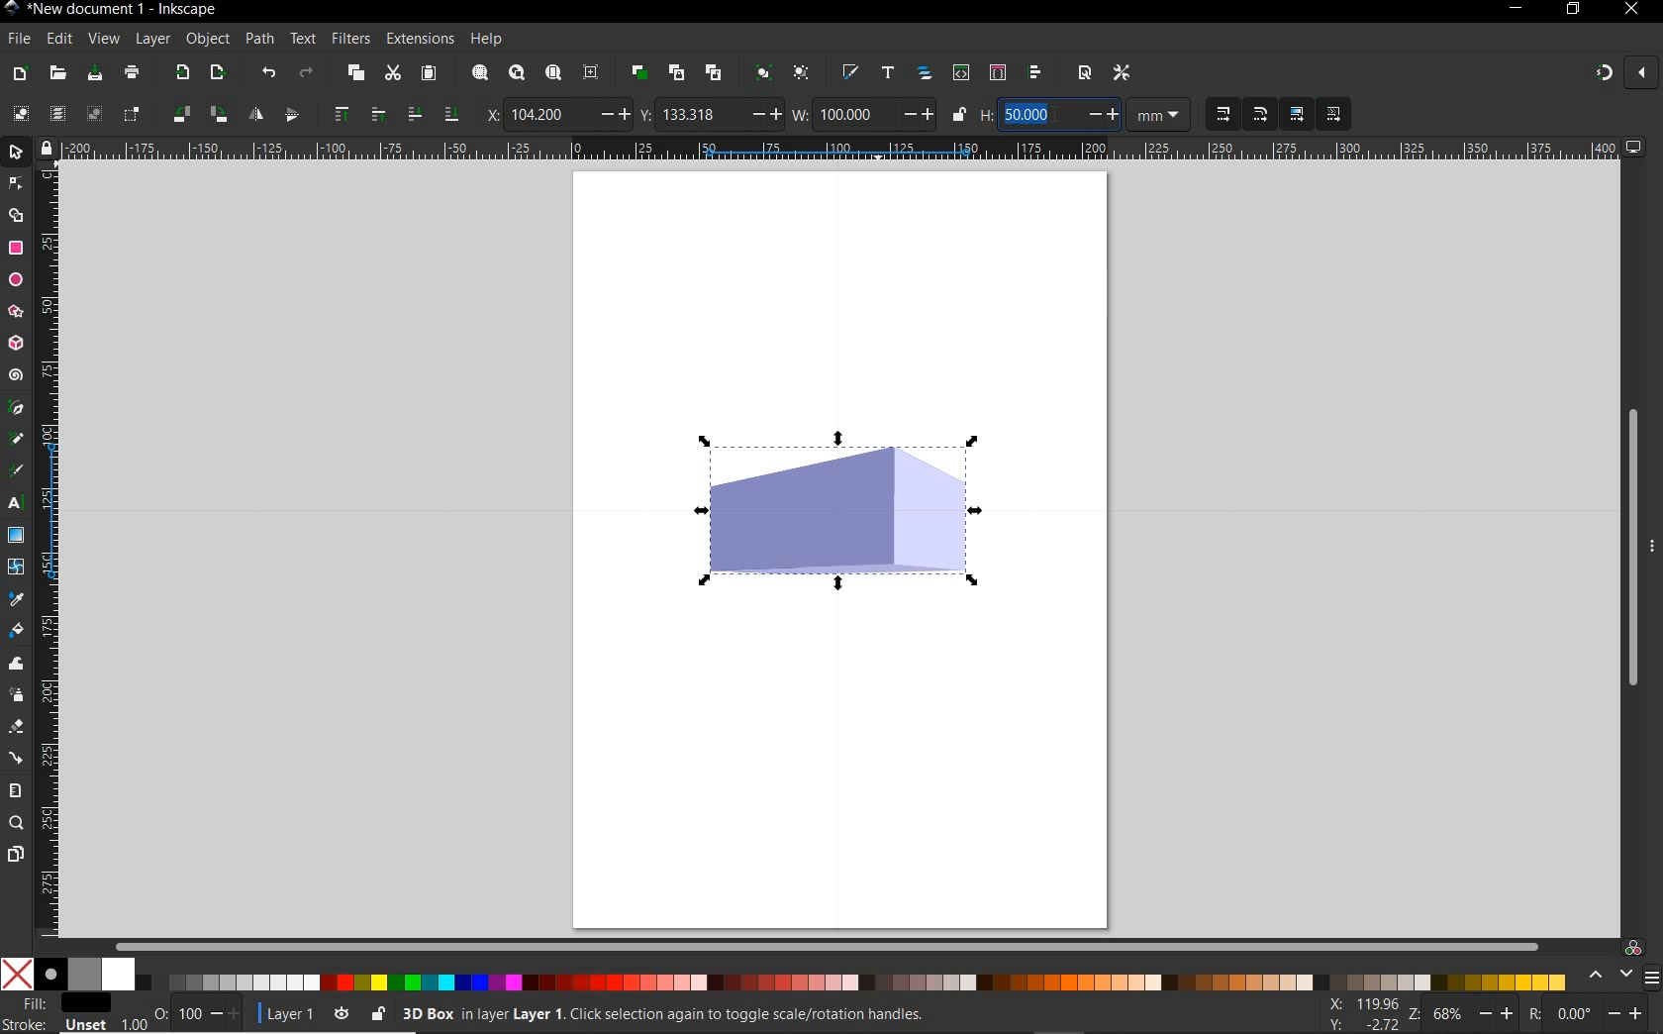  I want to click on move gradients, so click(1298, 114).